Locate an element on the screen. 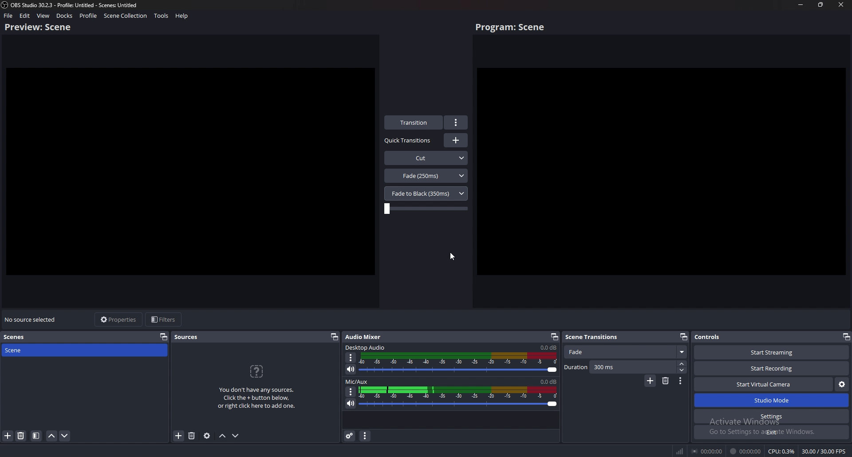 The width and height of the screenshot is (852, 457). mic/aux sound is located at coordinates (548, 381).